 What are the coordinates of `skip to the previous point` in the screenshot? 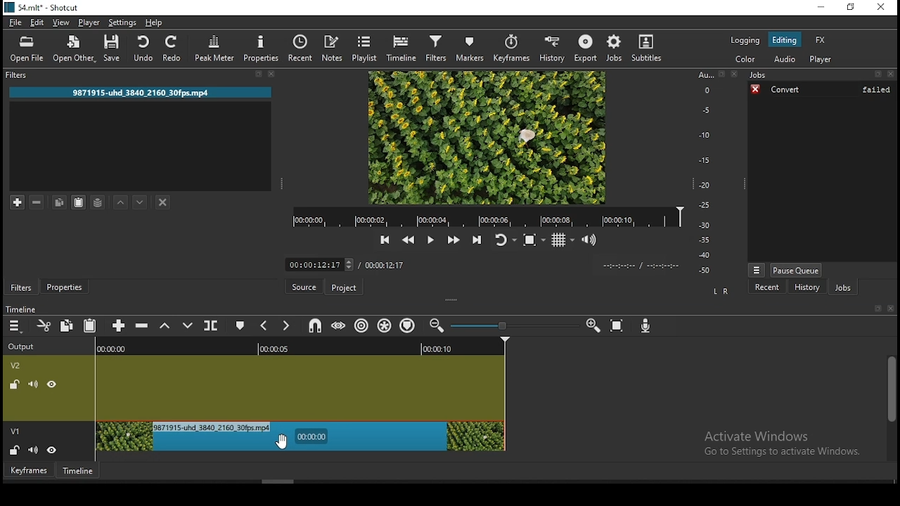 It's located at (385, 240).